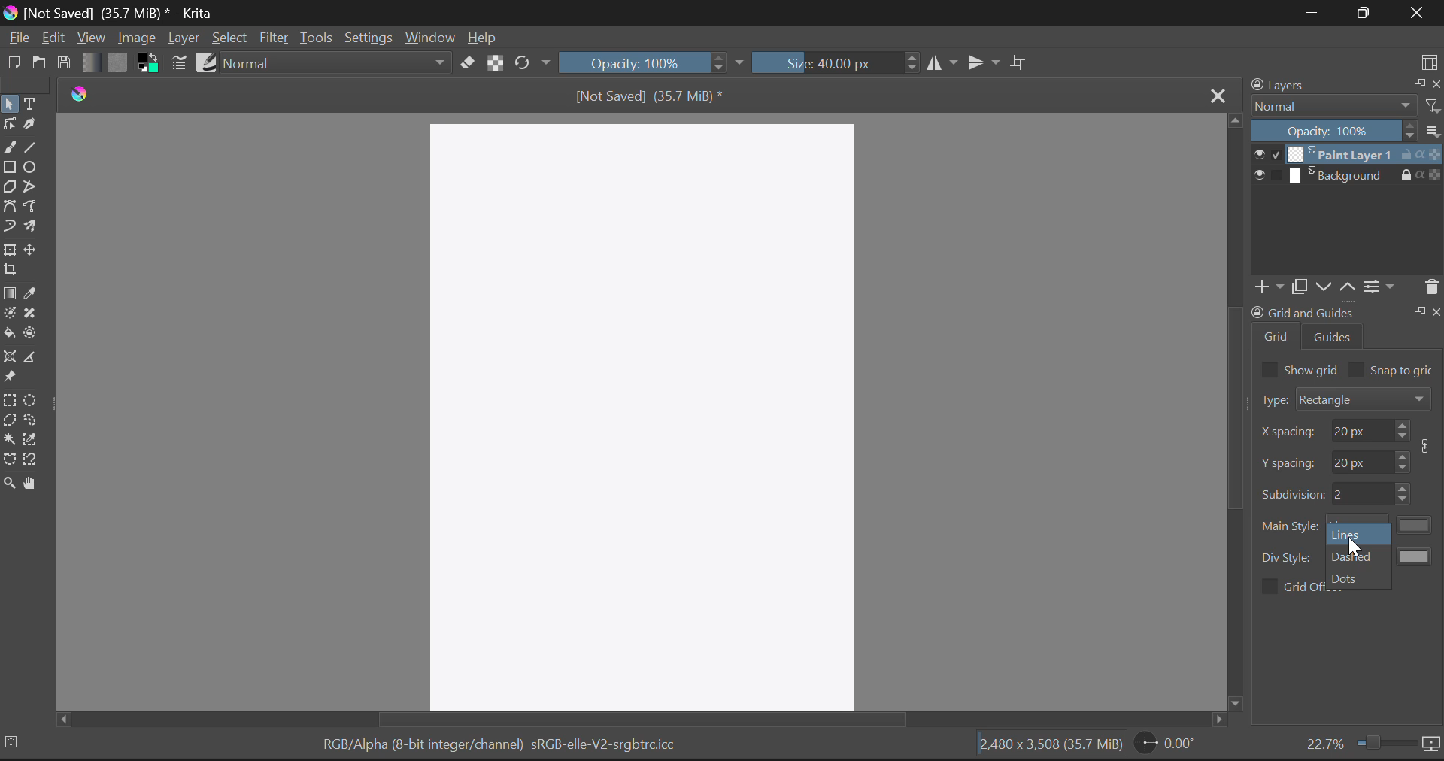  Describe the element at coordinates (1421, 174) in the screenshot. I see `actions` at that location.